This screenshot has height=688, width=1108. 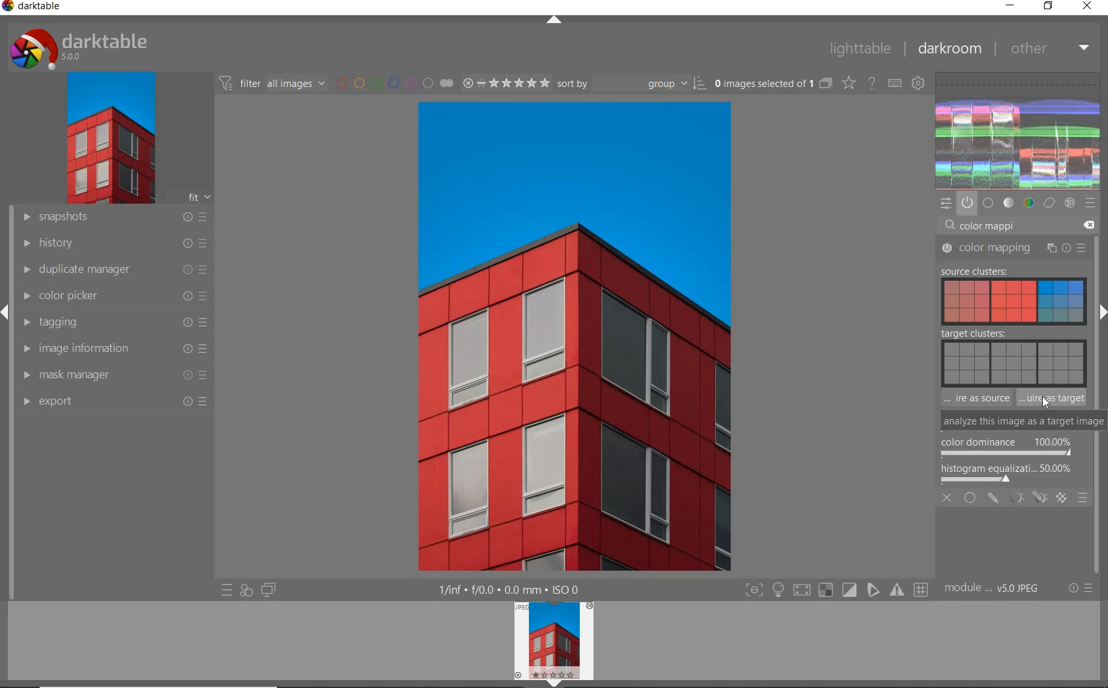 What do you see at coordinates (113, 323) in the screenshot?
I see `tagging` at bounding box center [113, 323].